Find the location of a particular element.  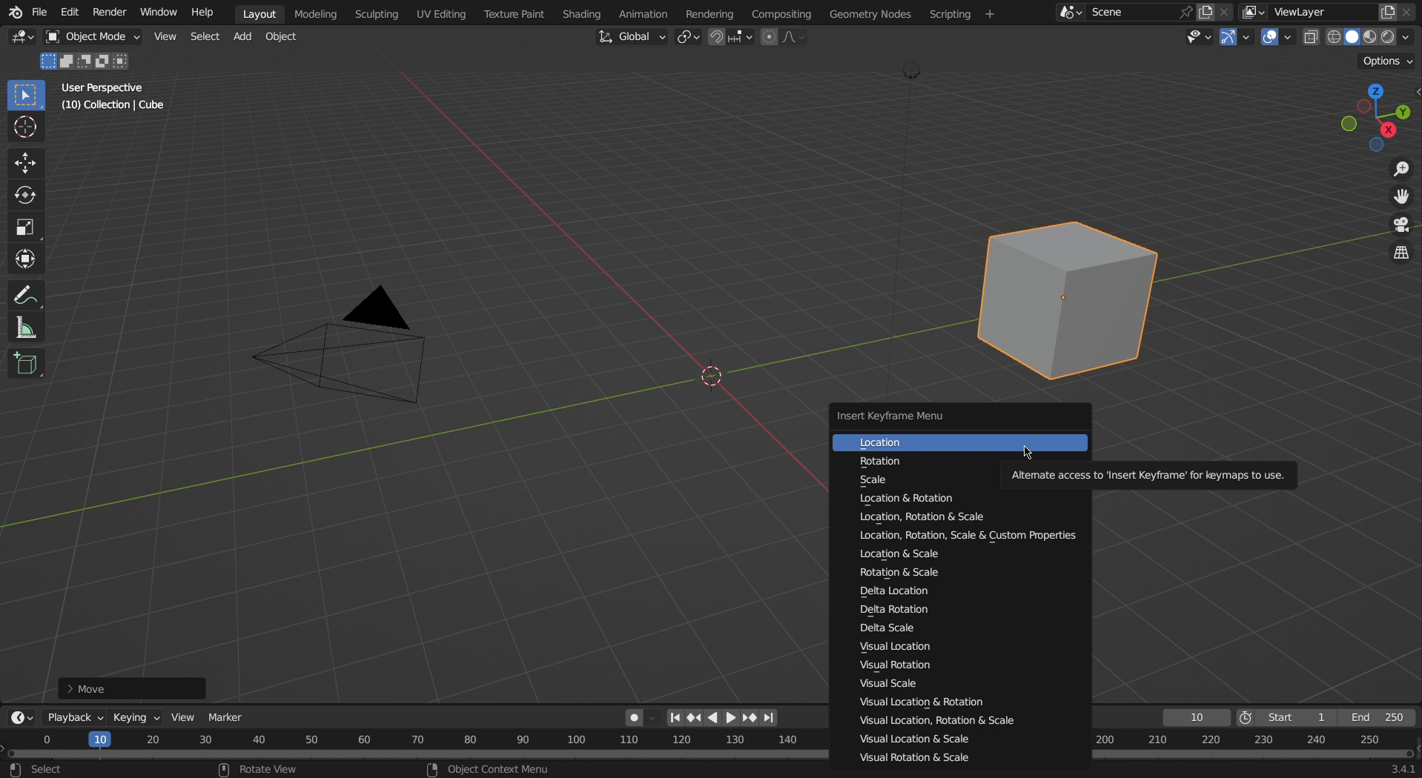

Close is located at coordinates (1412, 12).